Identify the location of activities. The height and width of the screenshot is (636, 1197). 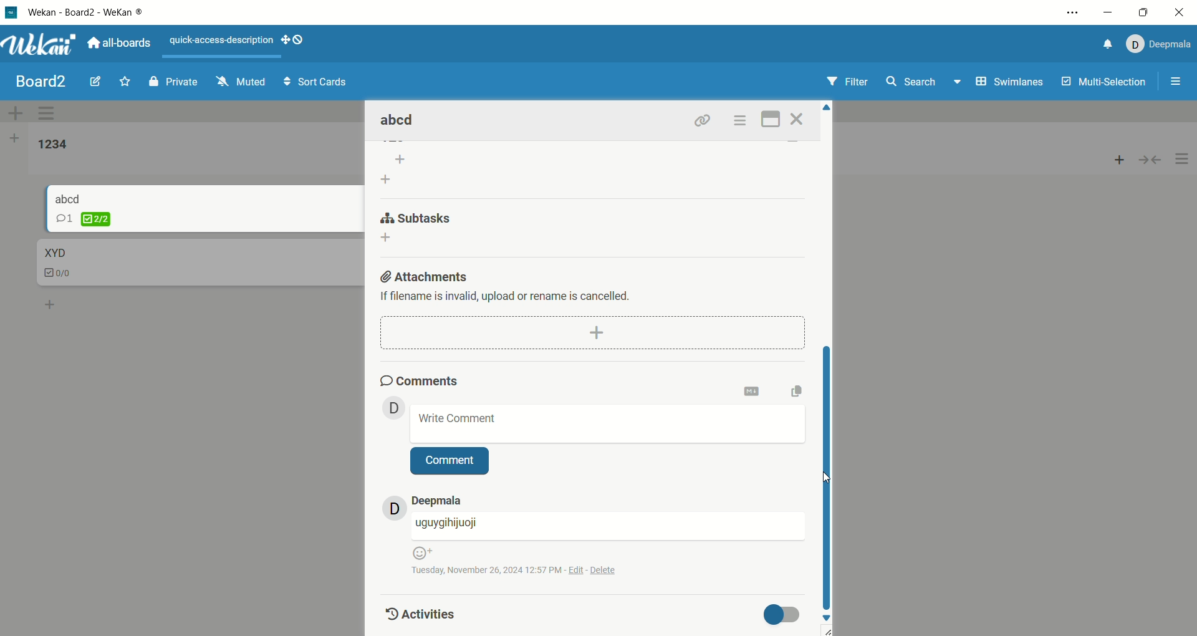
(418, 613).